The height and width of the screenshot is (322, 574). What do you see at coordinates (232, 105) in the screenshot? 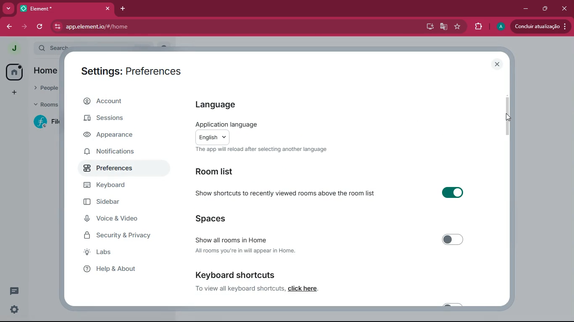
I see `language` at bounding box center [232, 105].